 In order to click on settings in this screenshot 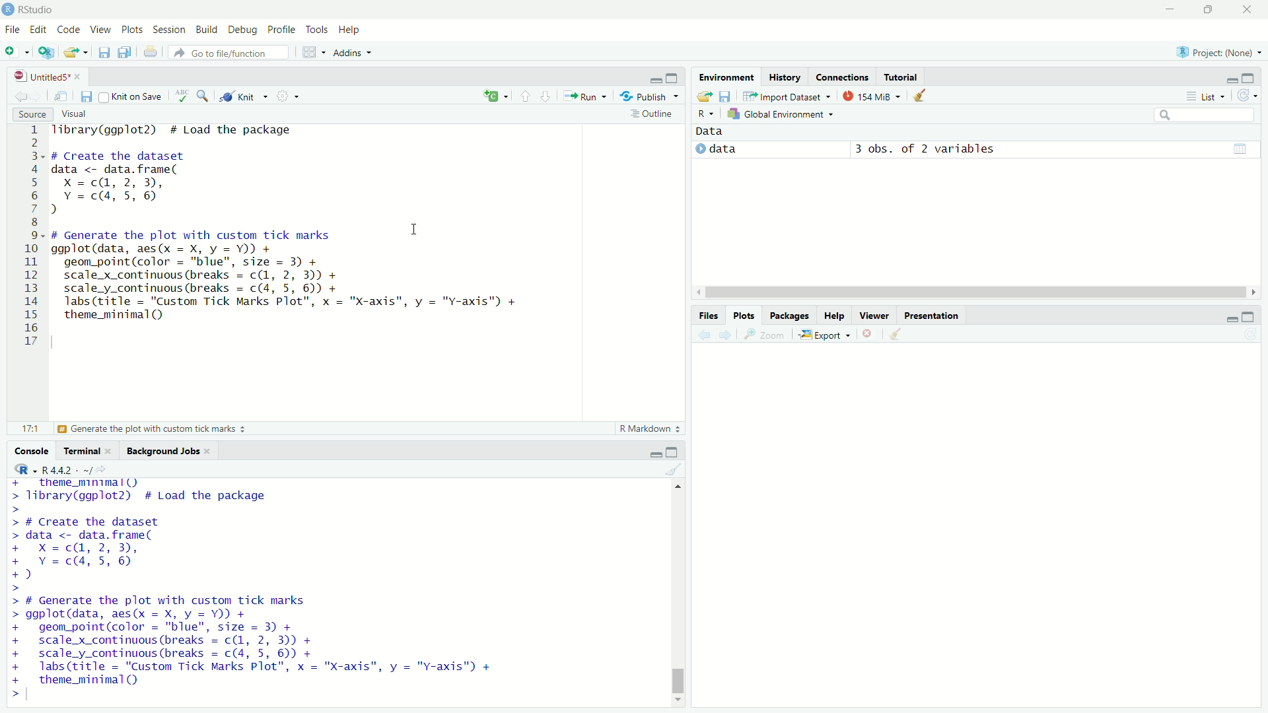, I will do `click(291, 96)`.